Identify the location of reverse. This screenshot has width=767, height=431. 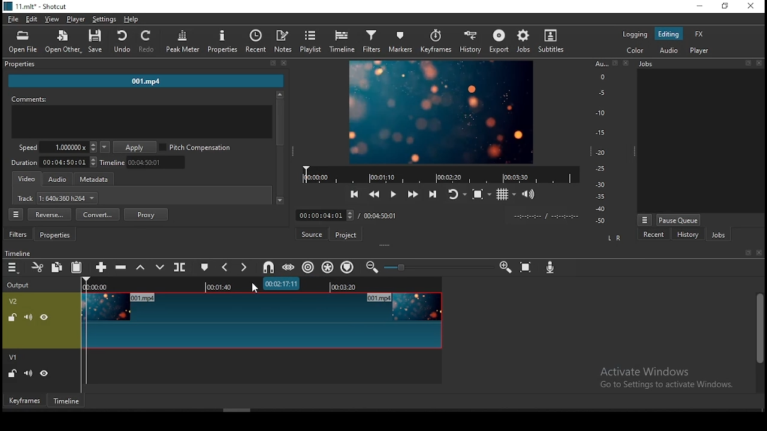
(49, 215).